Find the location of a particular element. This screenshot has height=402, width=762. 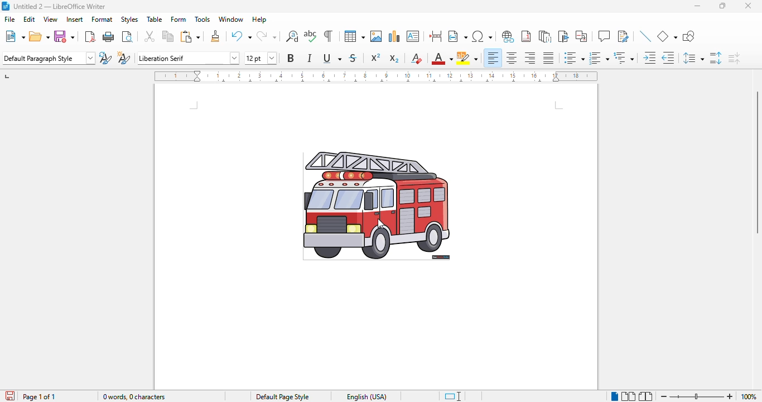

insert page break is located at coordinates (436, 36).